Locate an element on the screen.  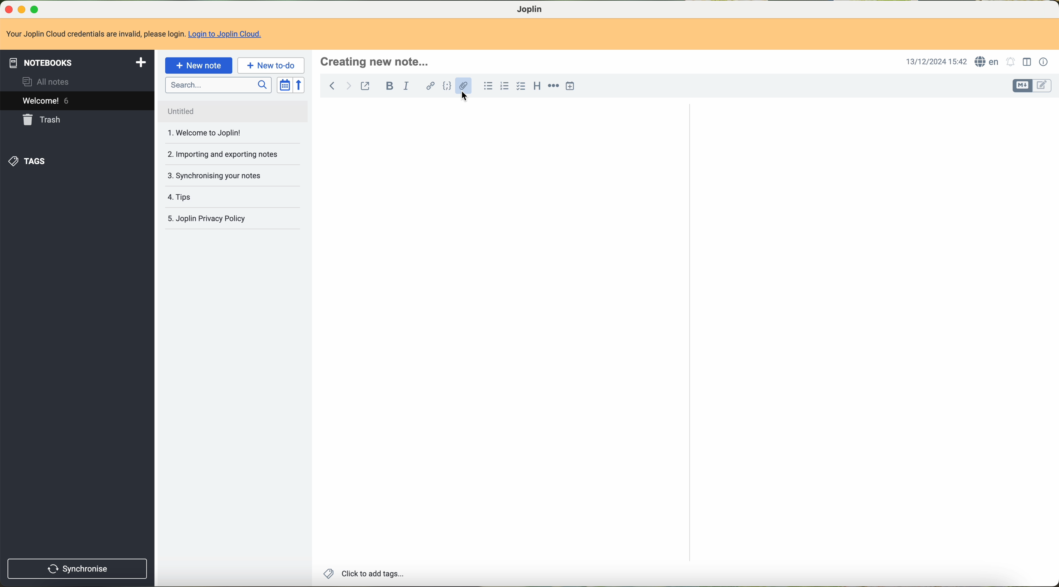
trash is located at coordinates (40, 120).